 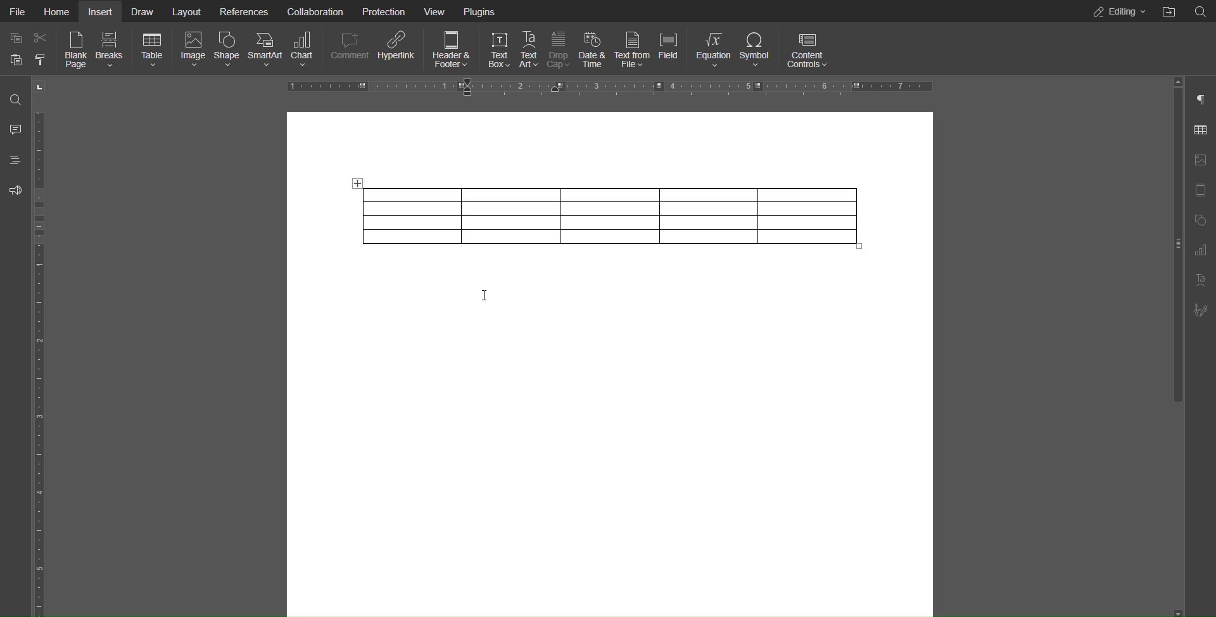 What do you see at coordinates (14, 127) in the screenshot?
I see `Comment` at bounding box center [14, 127].